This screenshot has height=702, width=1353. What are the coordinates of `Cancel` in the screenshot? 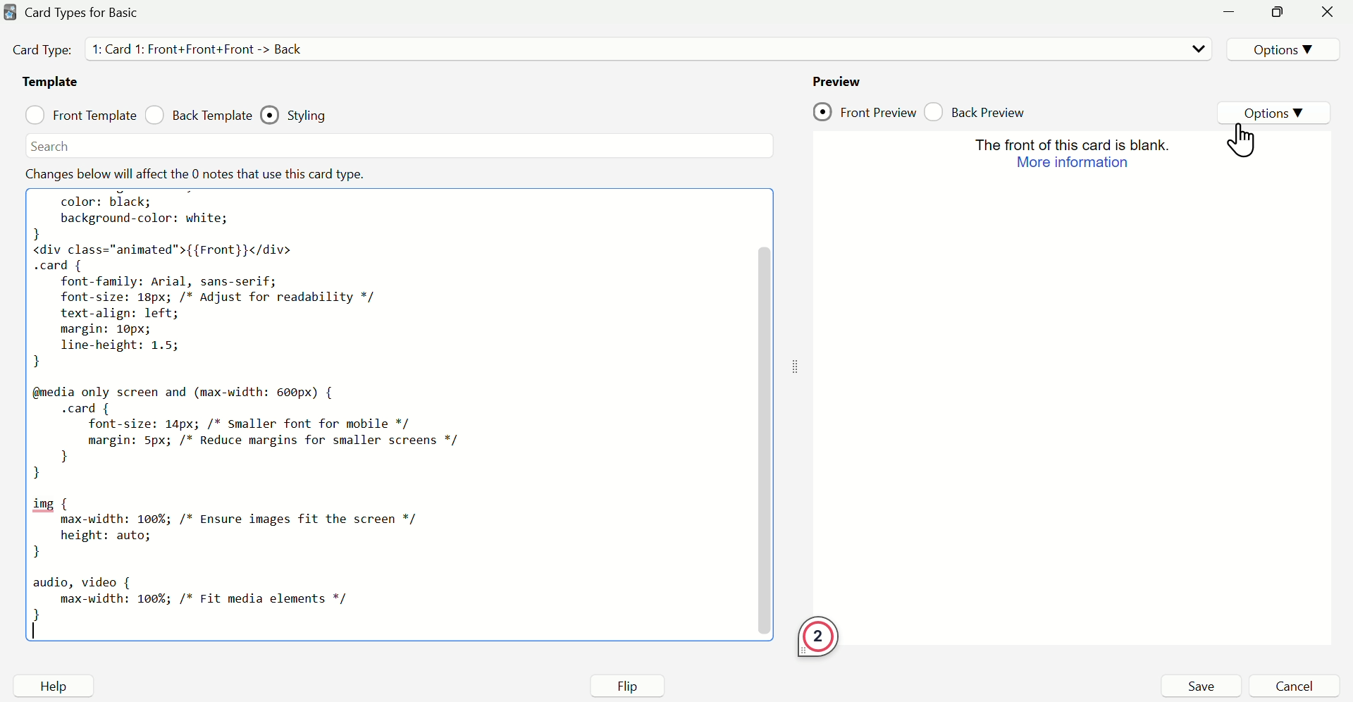 It's located at (1295, 686).